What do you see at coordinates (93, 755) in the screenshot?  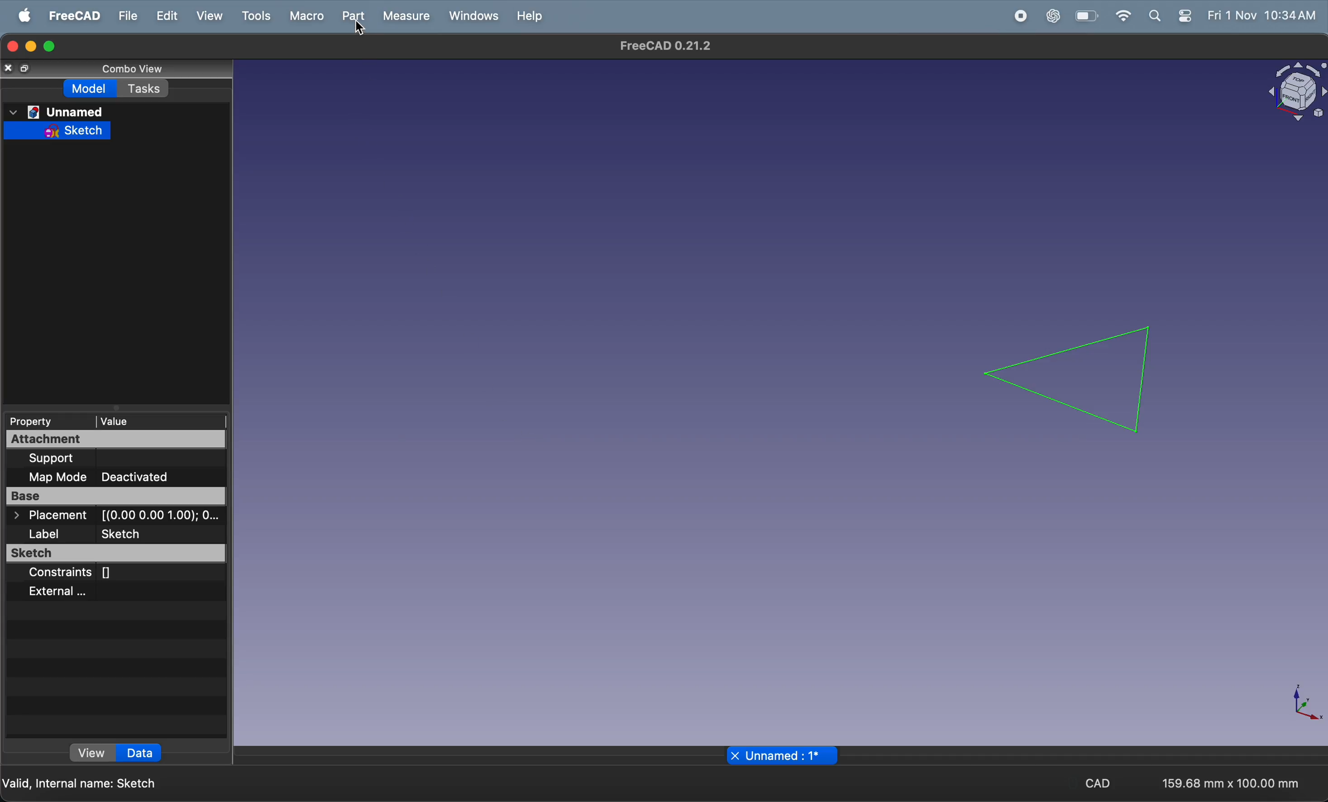 I see `view` at bounding box center [93, 755].